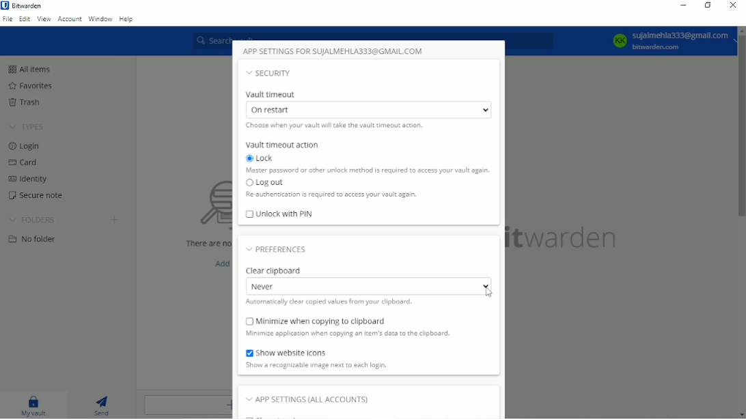 Image resolution: width=746 pixels, height=419 pixels. What do you see at coordinates (684, 5) in the screenshot?
I see `Minimize` at bounding box center [684, 5].